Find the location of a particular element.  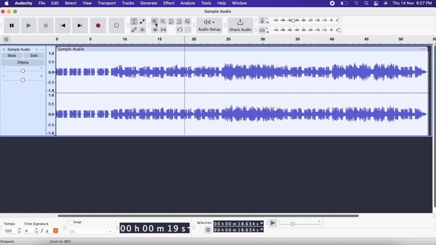

Gain Slider is located at coordinates (23, 70).